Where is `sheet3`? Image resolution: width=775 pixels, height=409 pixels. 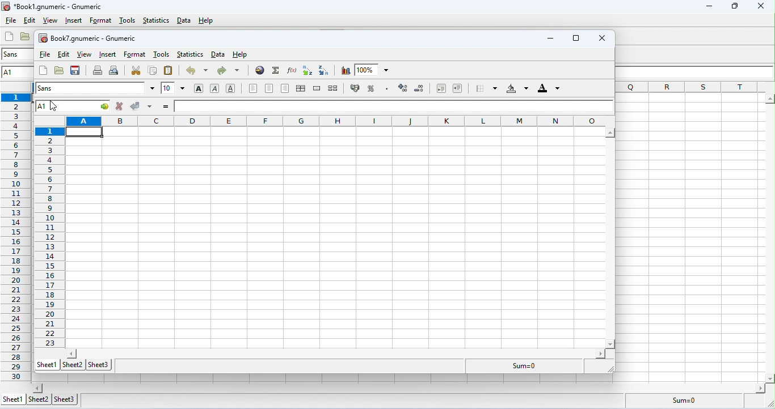
sheet3 is located at coordinates (65, 399).